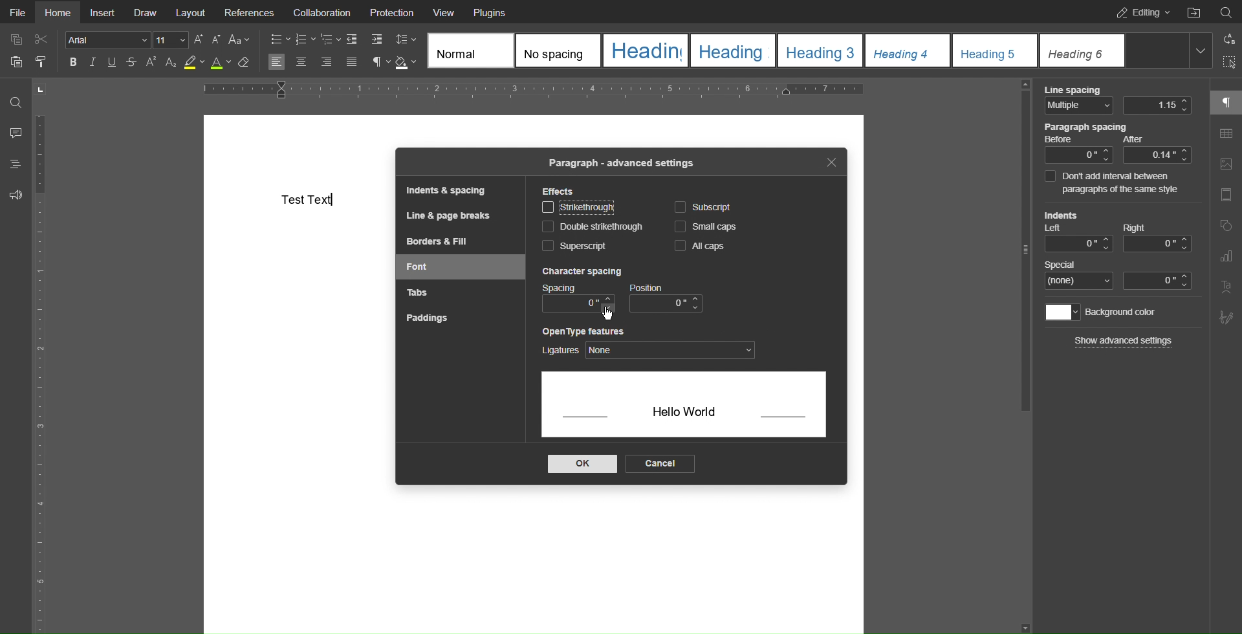  What do you see at coordinates (1225, 39) in the screenshot?
I see `Replace` at bounding box center [1225, 39].